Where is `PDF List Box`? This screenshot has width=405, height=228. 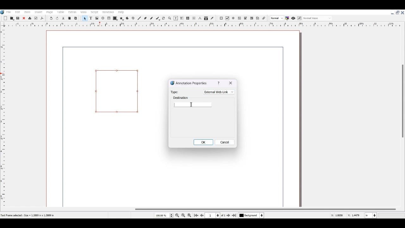 PDF List Box is located at coordinates (252, 18).